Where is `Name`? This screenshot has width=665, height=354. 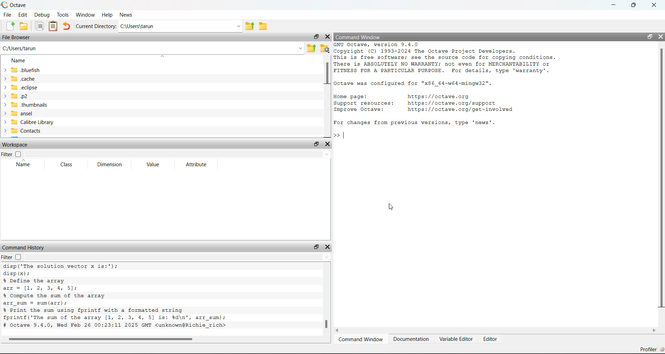
Name is located at coordinates (27, 165).